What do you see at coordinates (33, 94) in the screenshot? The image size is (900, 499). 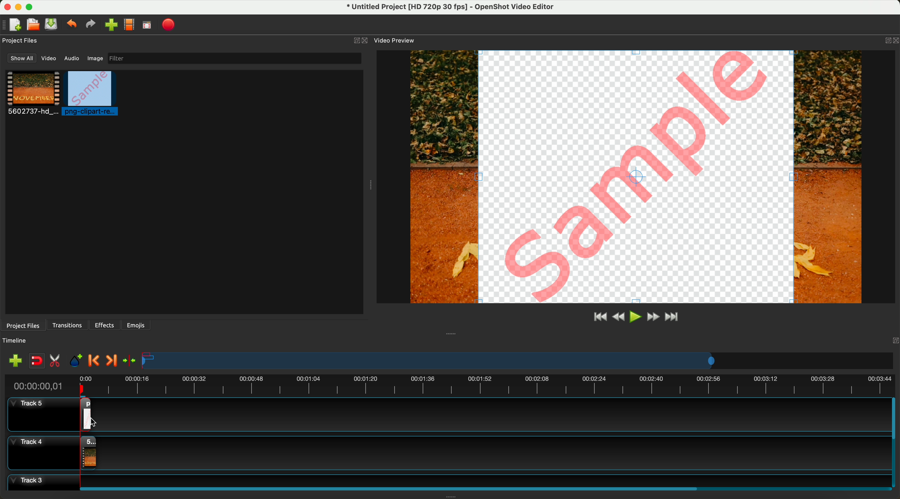 I see `video` at bounding box center [33, 94].